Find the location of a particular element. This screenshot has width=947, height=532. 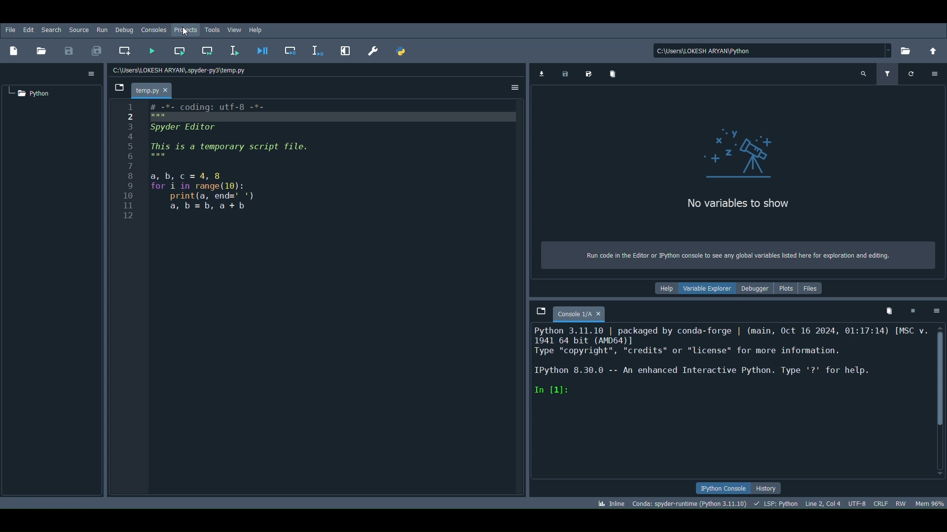

Filter variables is located at coordinates (888, 74).